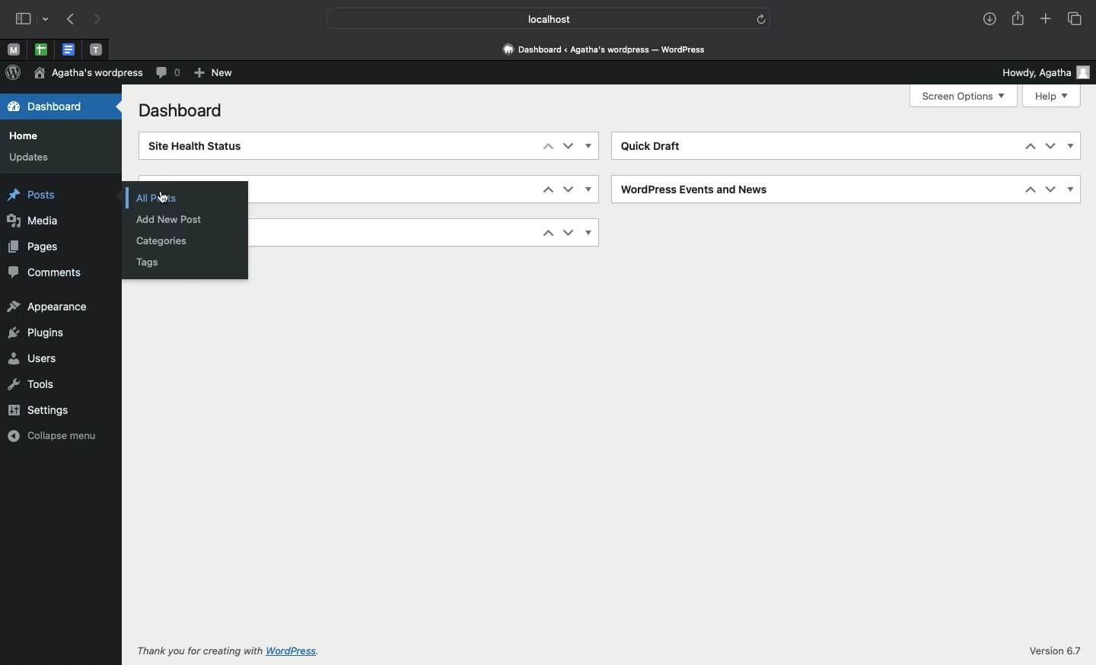  What do you see at coordinates (570, 234) in the screenshot?
I see `Down` at bounding box center [570, 234].